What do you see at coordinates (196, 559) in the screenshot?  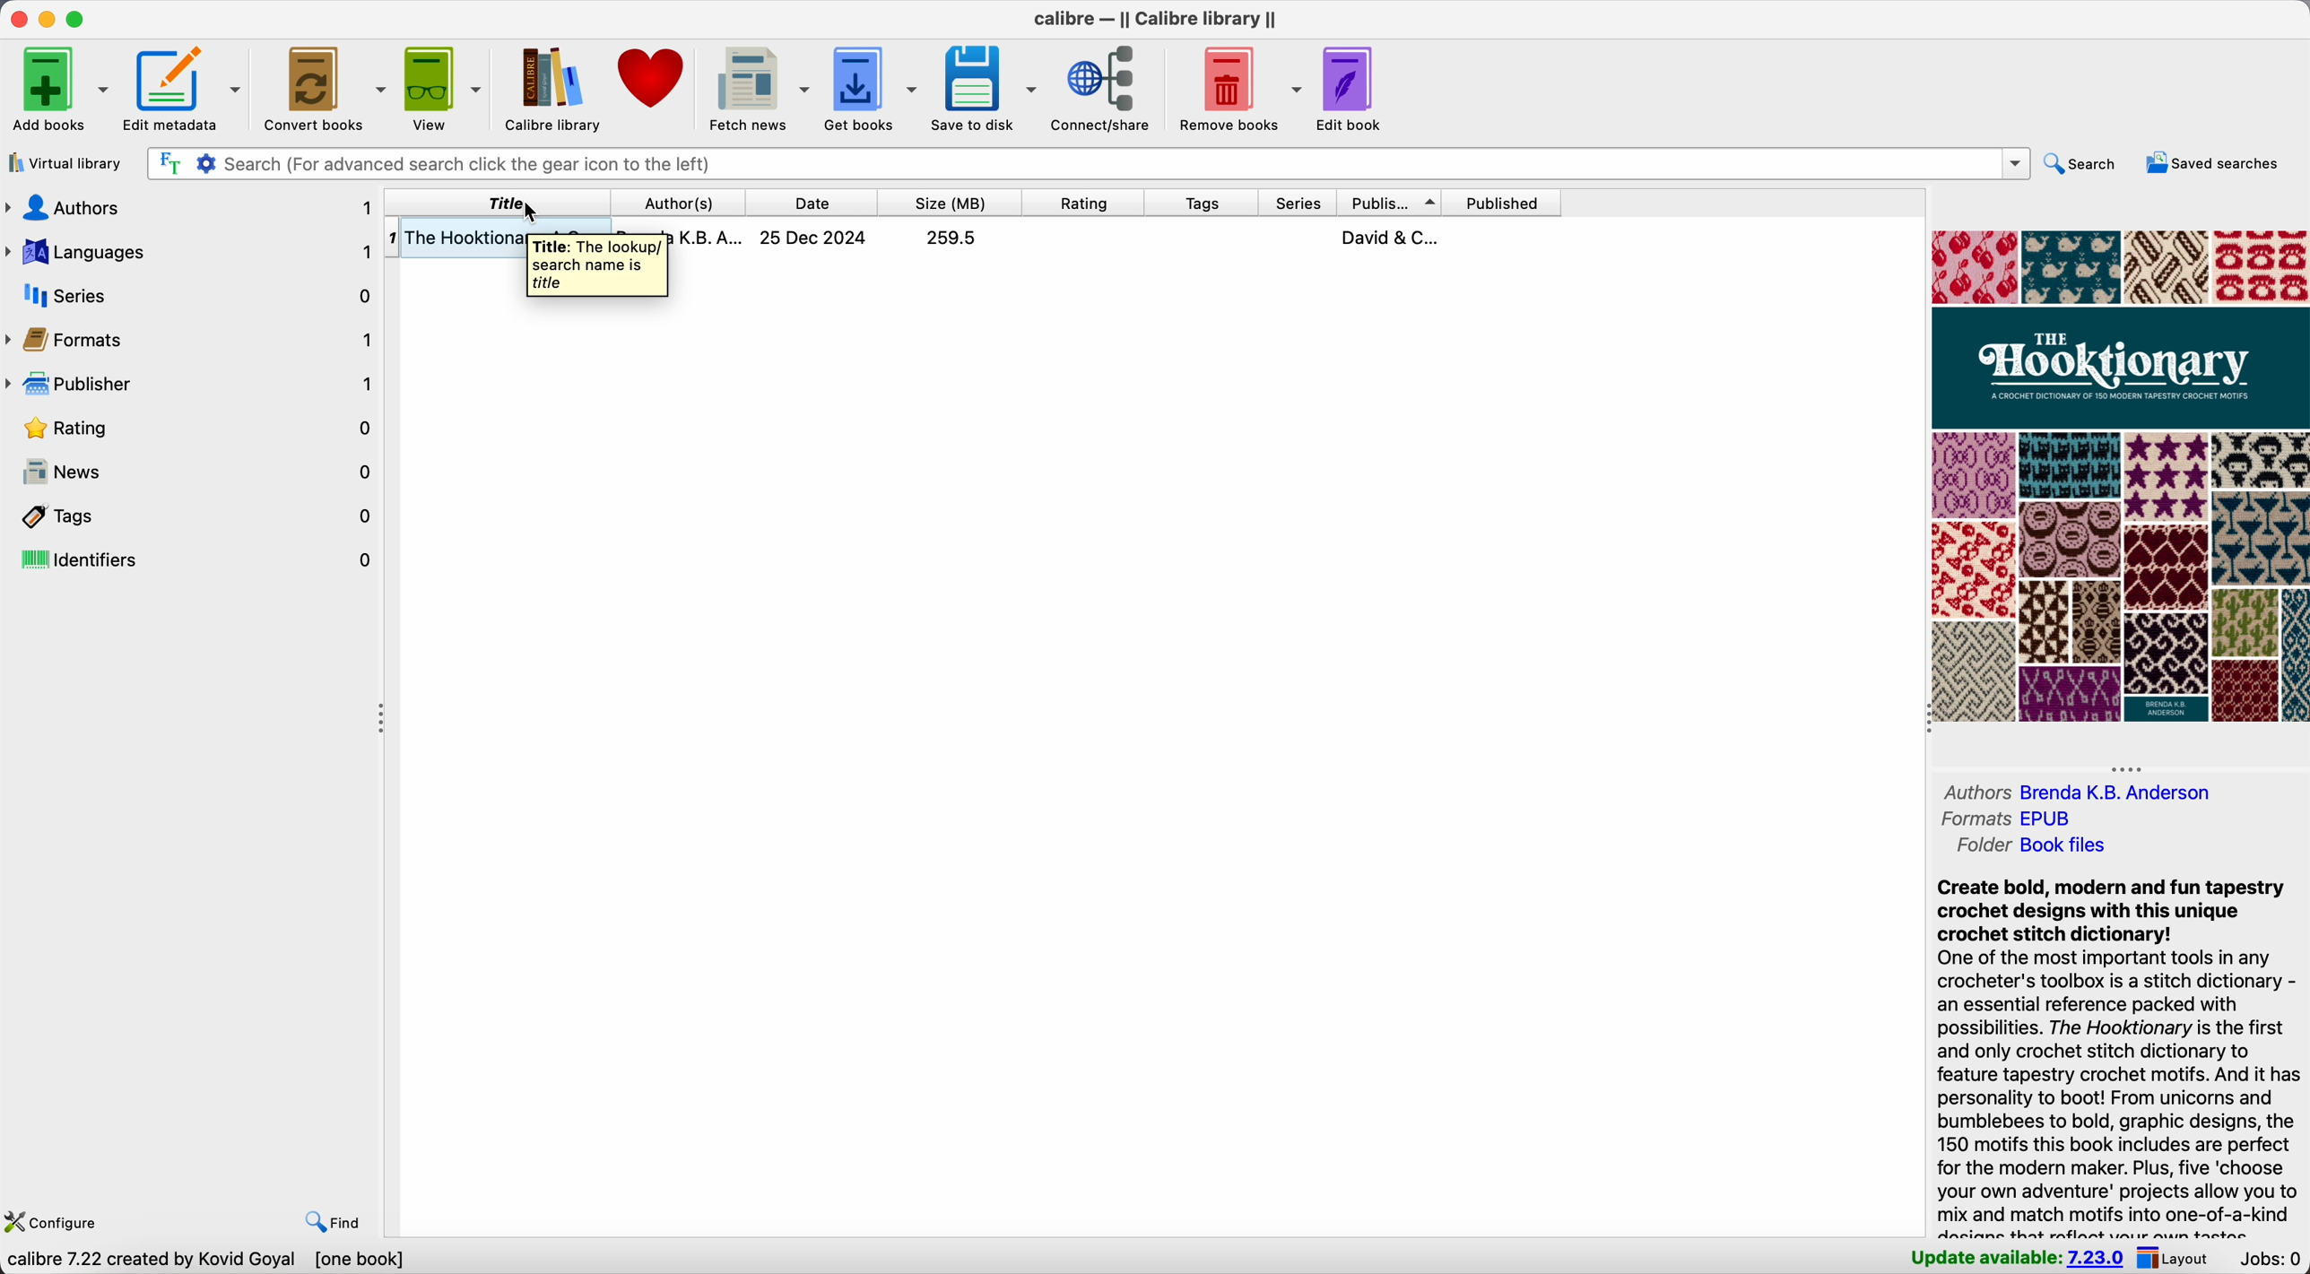 I see `identifiers` at bounding box center [196, 559].